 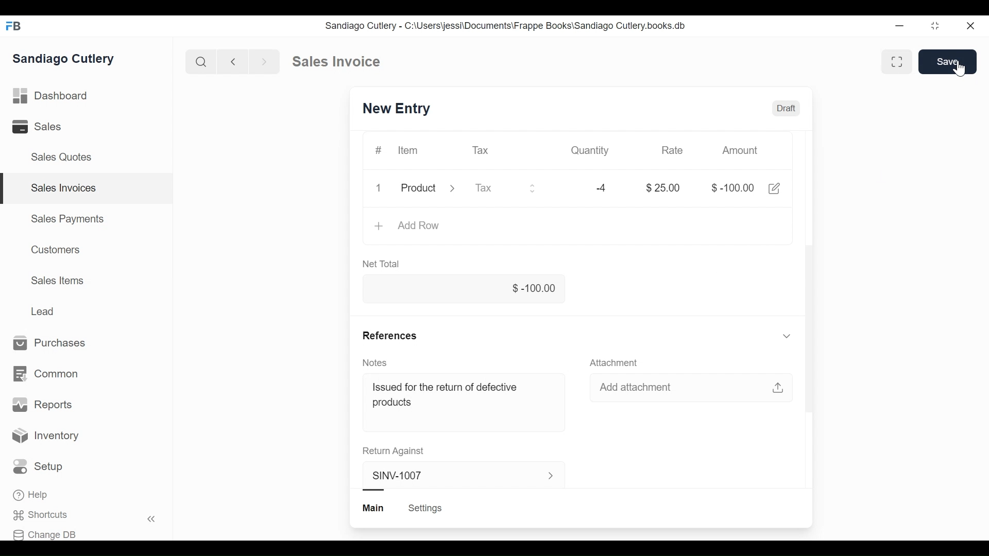 I want to click on Close, so click(x=973, y=26).